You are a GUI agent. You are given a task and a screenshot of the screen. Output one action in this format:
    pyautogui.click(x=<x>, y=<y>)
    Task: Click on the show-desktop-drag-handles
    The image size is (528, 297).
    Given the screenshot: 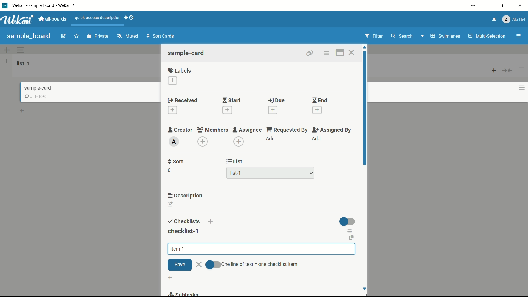 What is the action you would take?
    pyautogui.click(x=132, y=18)
    